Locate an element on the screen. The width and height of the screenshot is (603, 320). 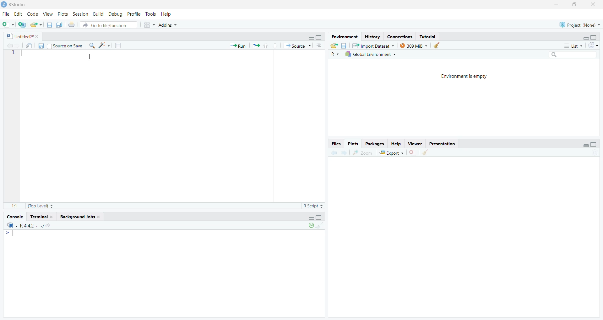
Project: (None) ~ is located at coordinates (579, 24).